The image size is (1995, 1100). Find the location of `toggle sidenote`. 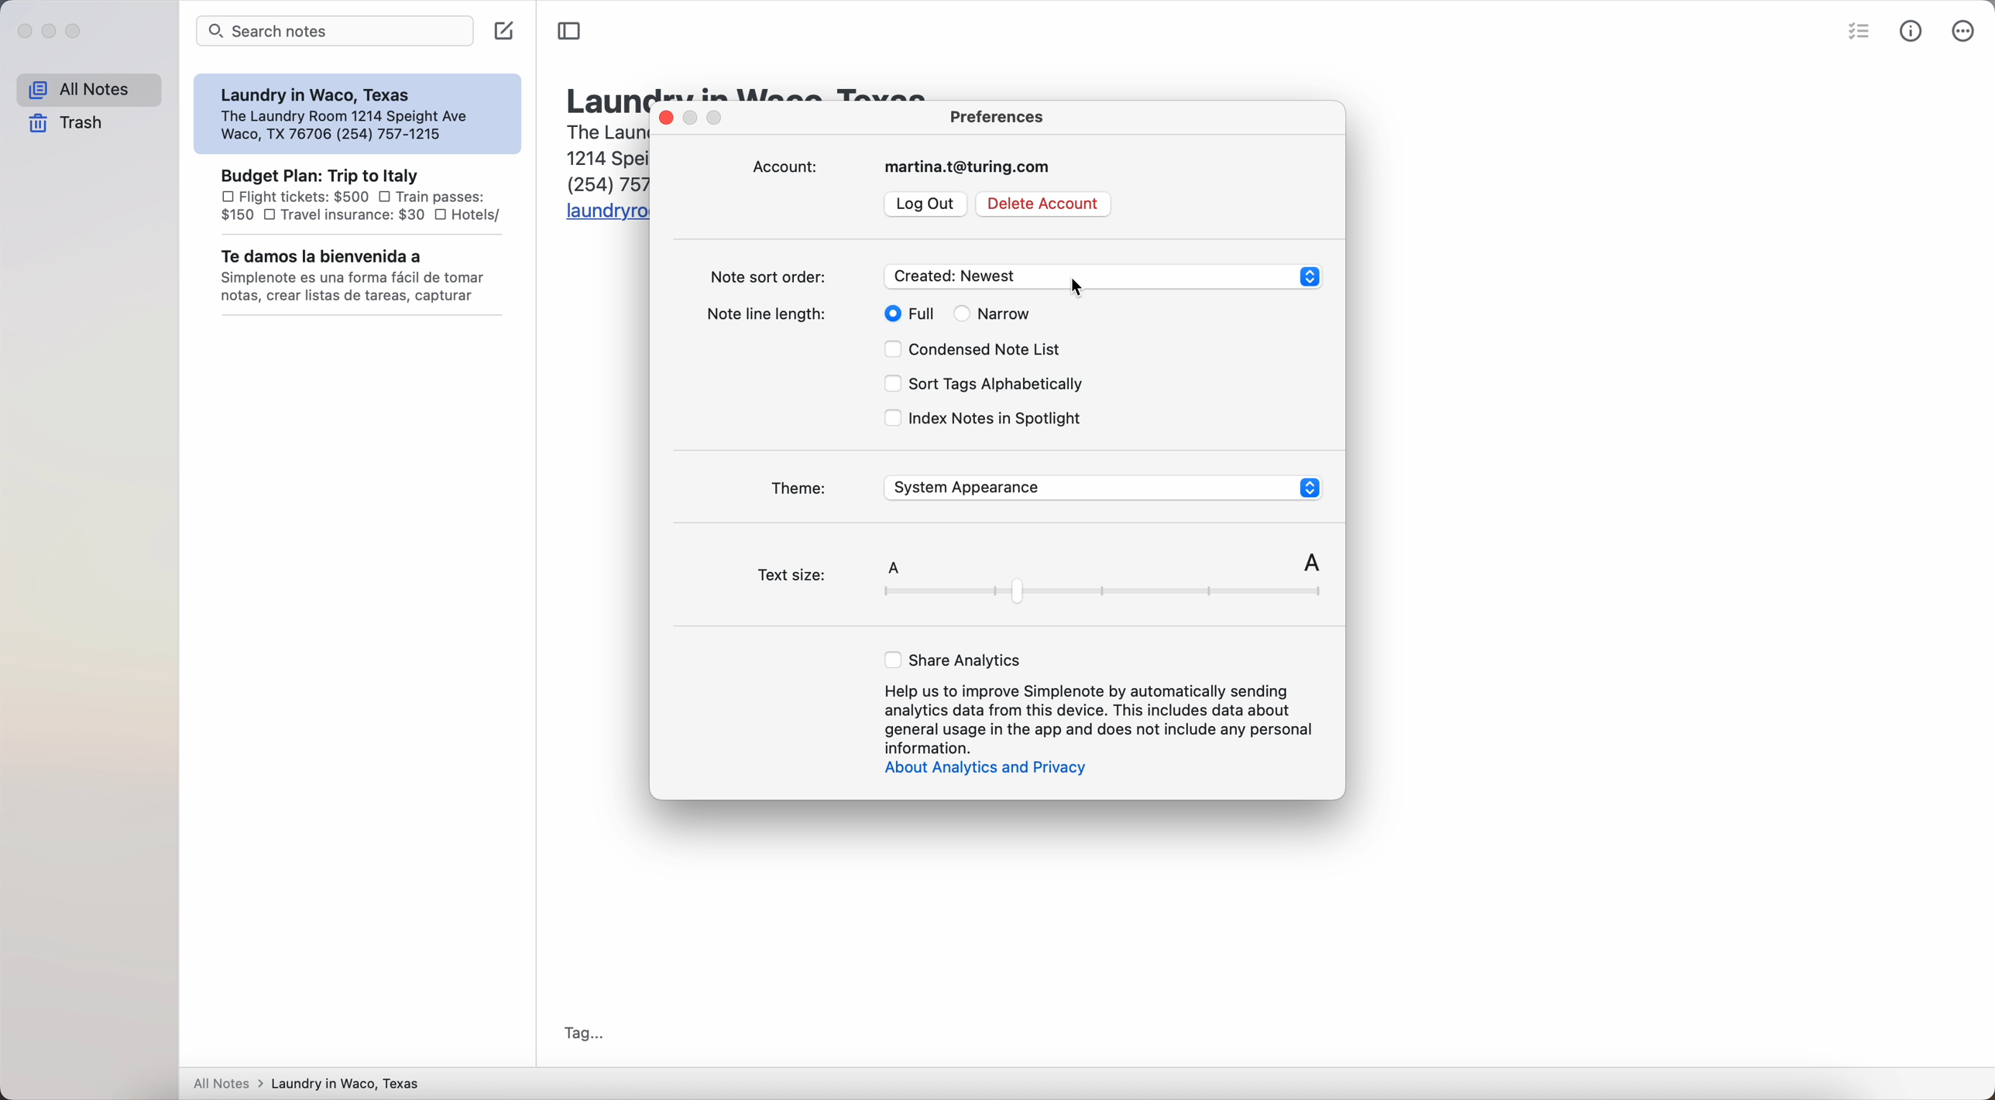

toggle sidenote is located at coordinates (568, 32).